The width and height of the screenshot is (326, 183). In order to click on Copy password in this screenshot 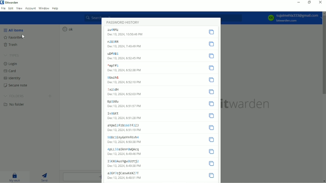, I will do `click(212, 80)`.